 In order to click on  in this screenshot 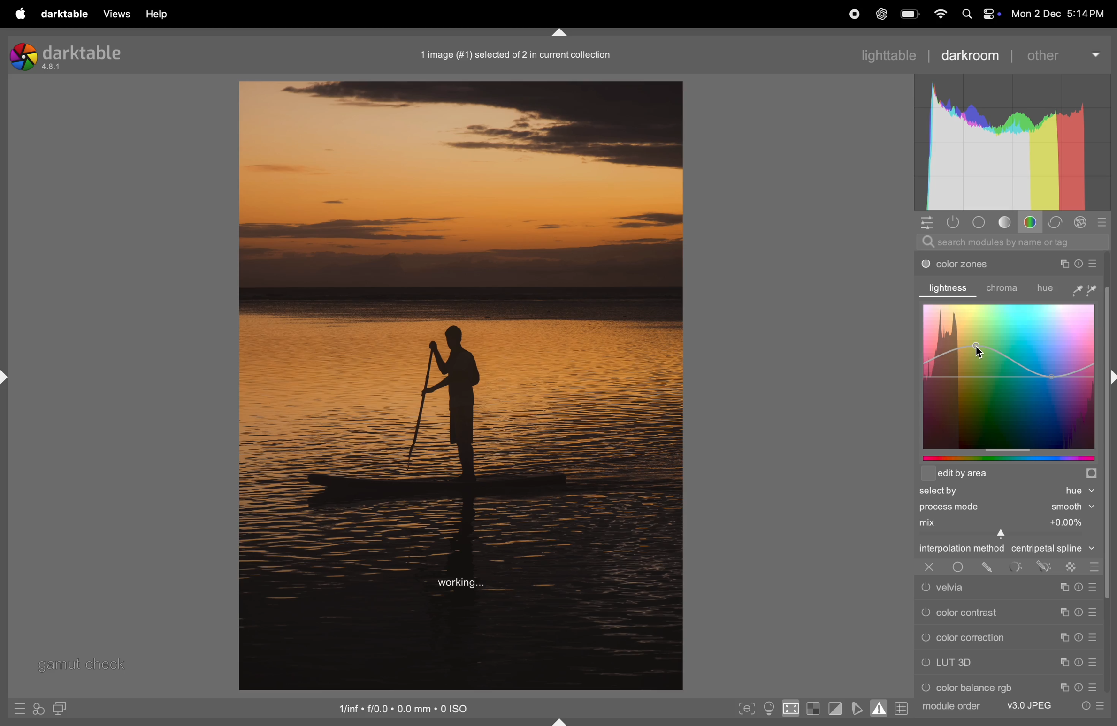, I will do `click(1091, 567)`.